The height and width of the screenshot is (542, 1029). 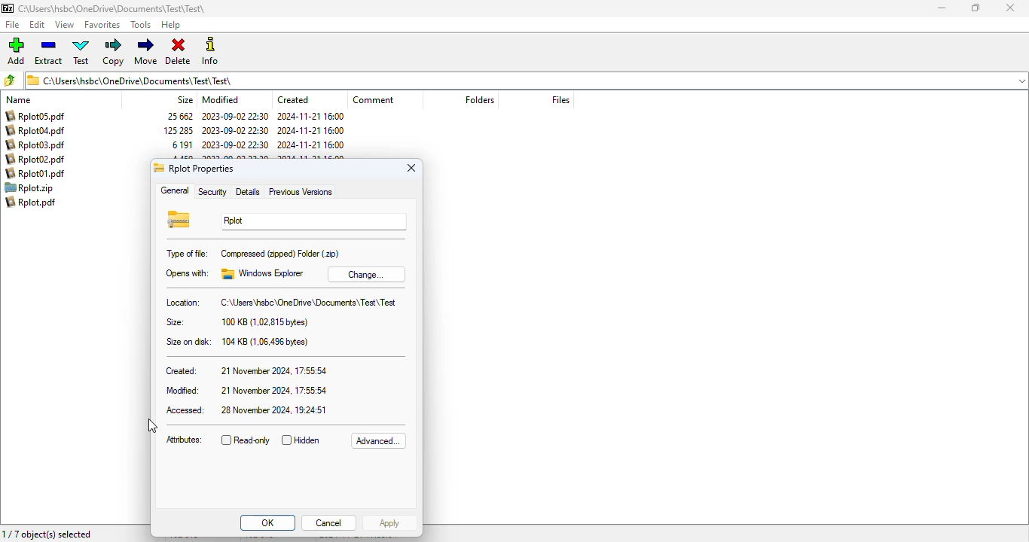 I want to click on edit, so click(x=38, y=25).